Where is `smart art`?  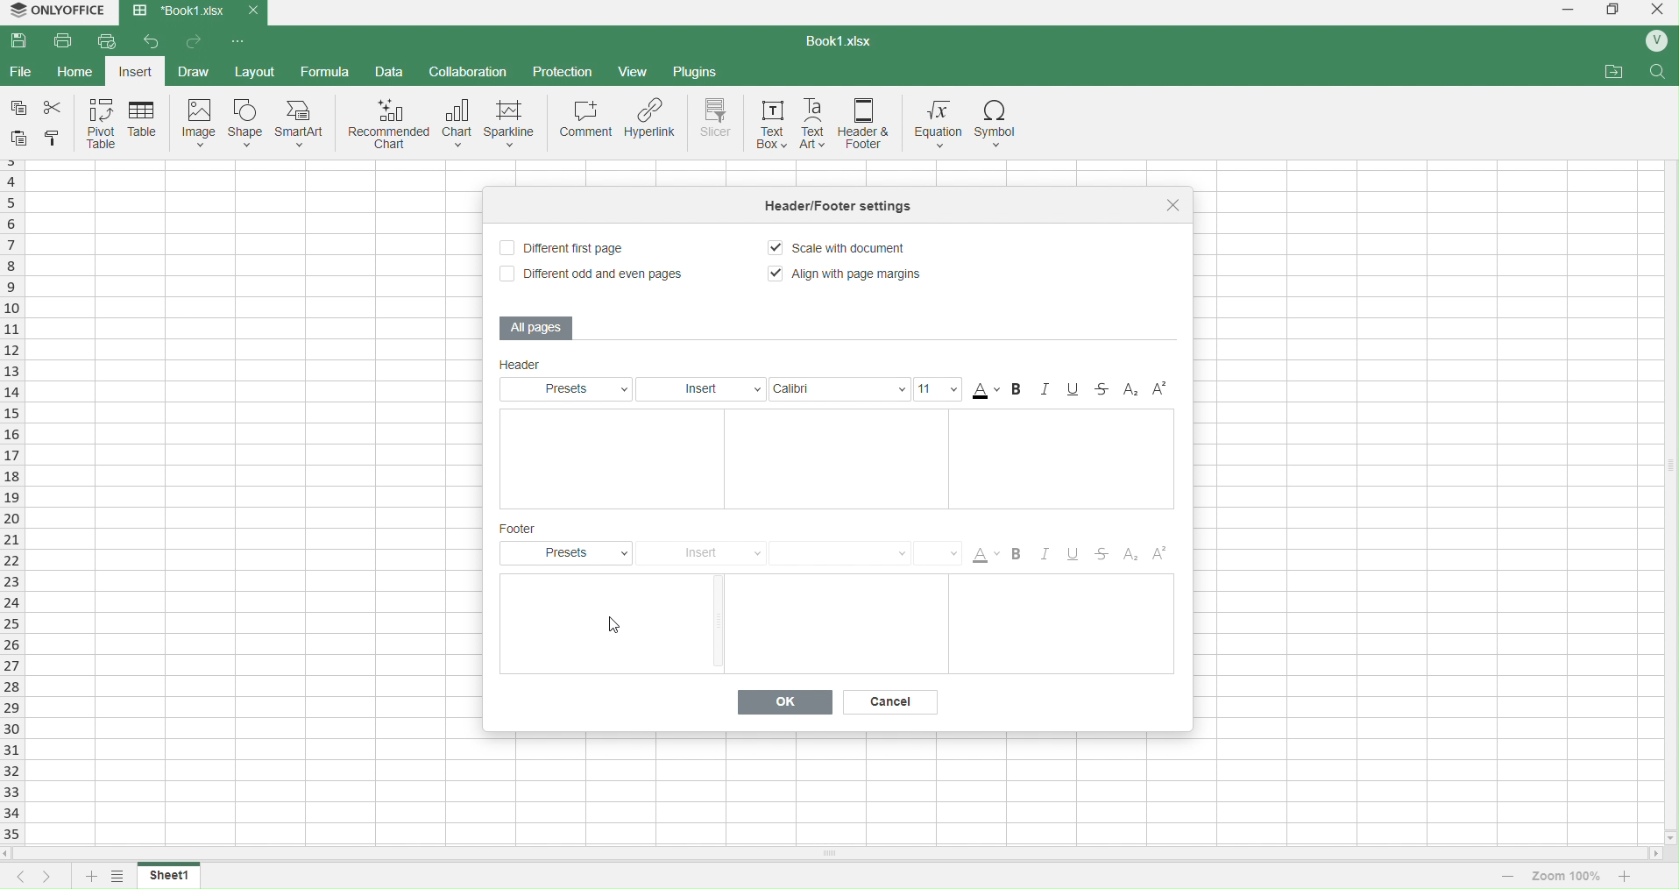 smart art is located at coordinates (299, 124).